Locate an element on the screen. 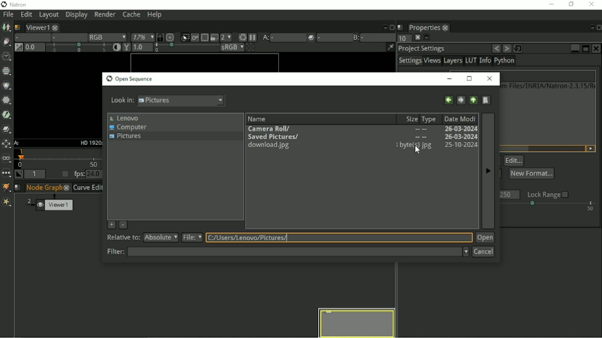 The width and height of the screenshot is (602, 338). 26-03-2024 is located at coordinates (459, 145).